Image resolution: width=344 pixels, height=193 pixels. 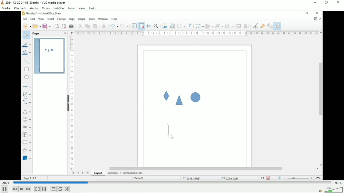 I want to click on Audio, so click(x=34, y=8).